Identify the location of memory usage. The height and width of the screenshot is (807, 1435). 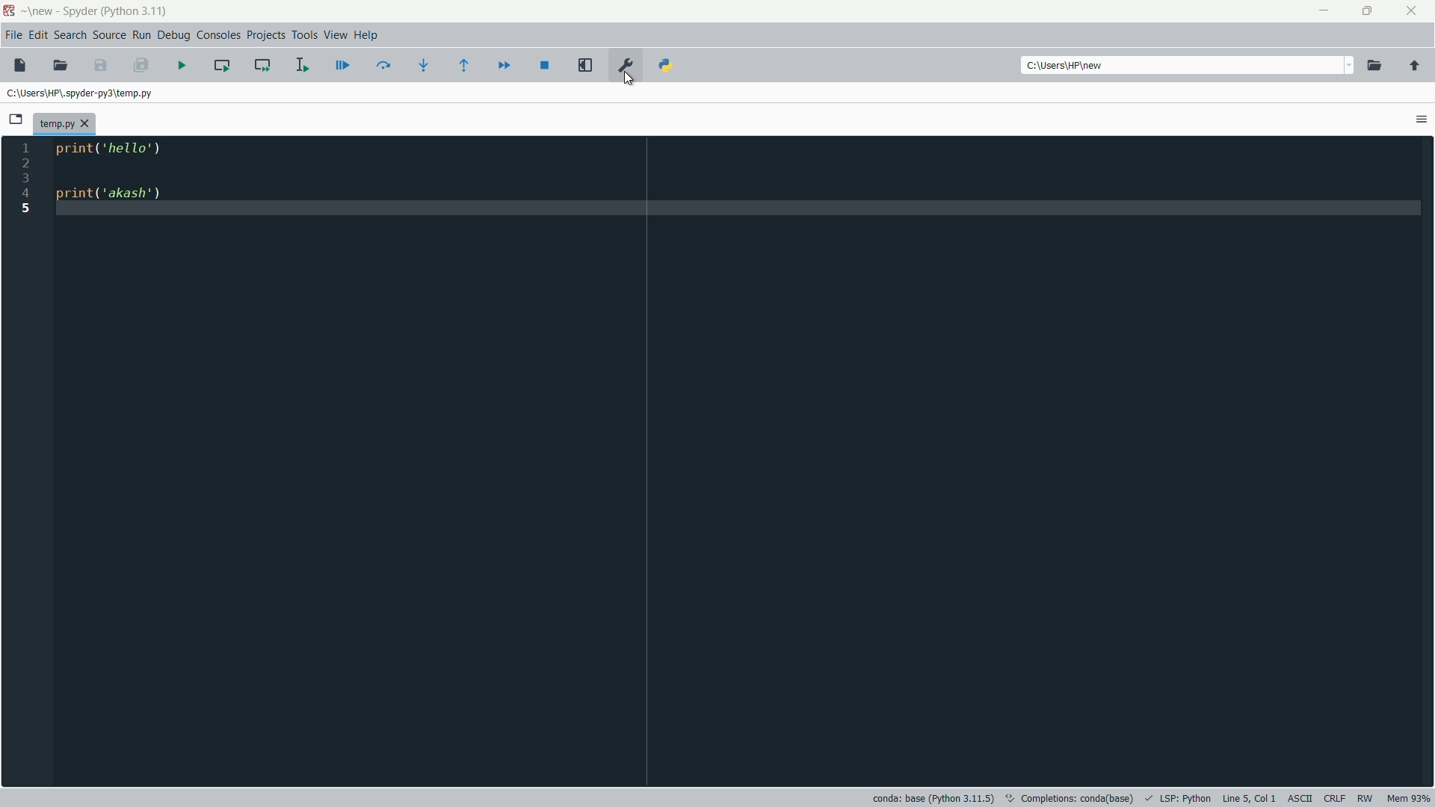
(1410, 800).